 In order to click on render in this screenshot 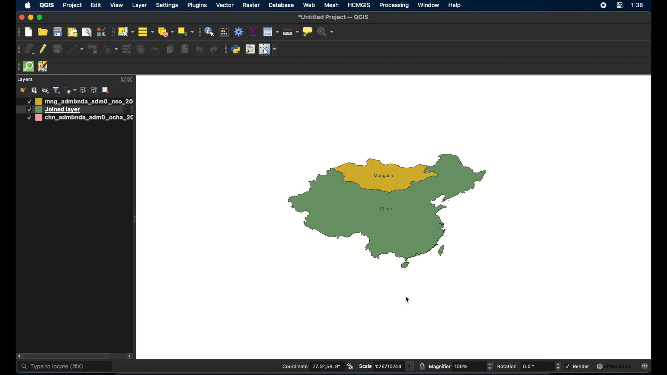, I will do `click(577, 366)`.